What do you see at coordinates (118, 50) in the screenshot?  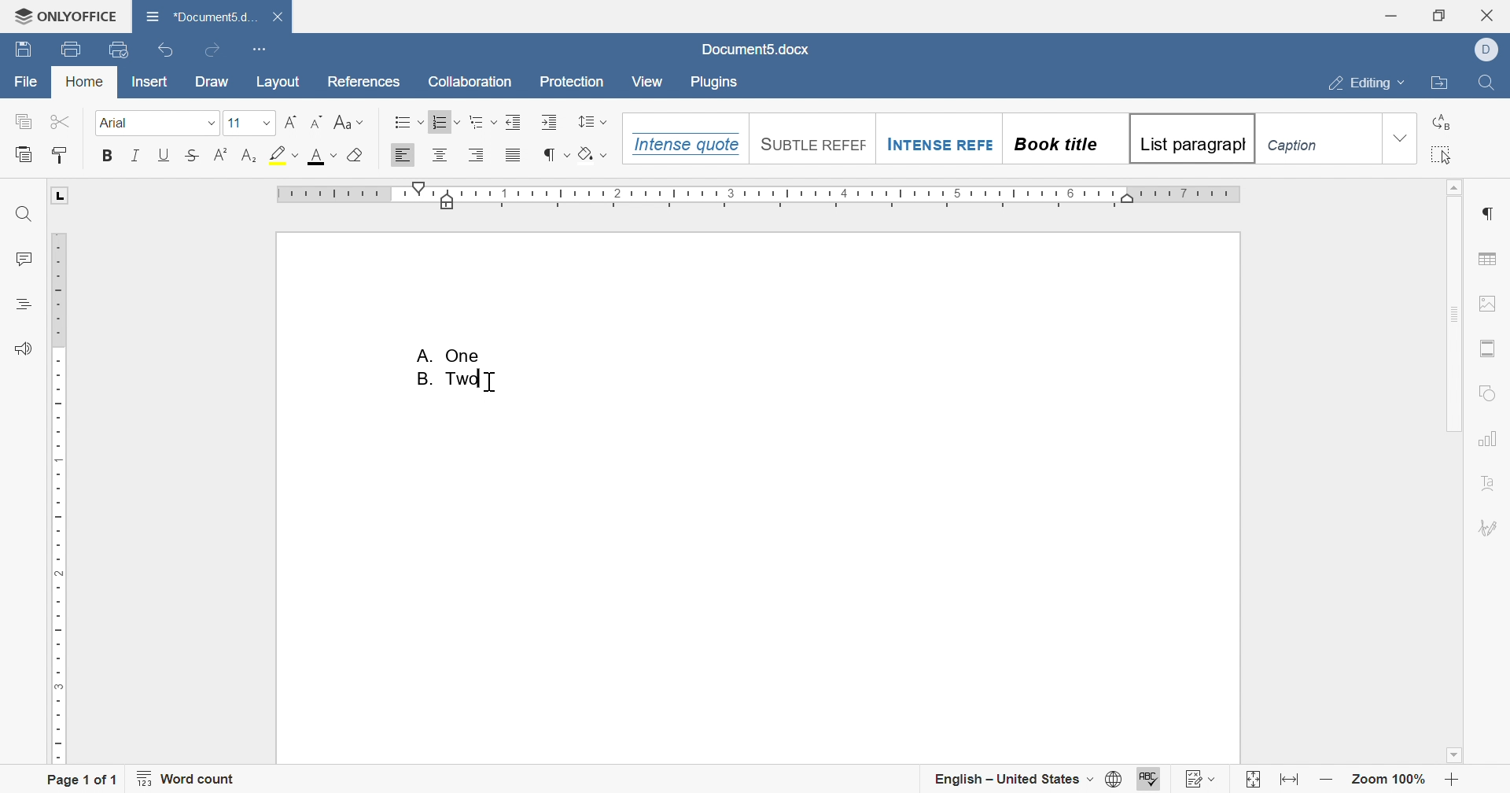 I see `quick print` at bounding box center [118, 50].